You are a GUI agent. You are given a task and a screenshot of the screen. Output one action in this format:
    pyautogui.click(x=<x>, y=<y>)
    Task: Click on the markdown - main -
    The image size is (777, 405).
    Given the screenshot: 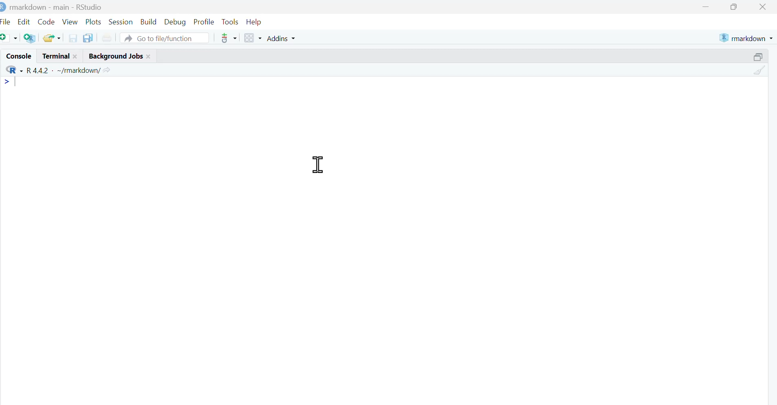 What is the action you would take?
    pyautogui.click(x=40, y=6)
    